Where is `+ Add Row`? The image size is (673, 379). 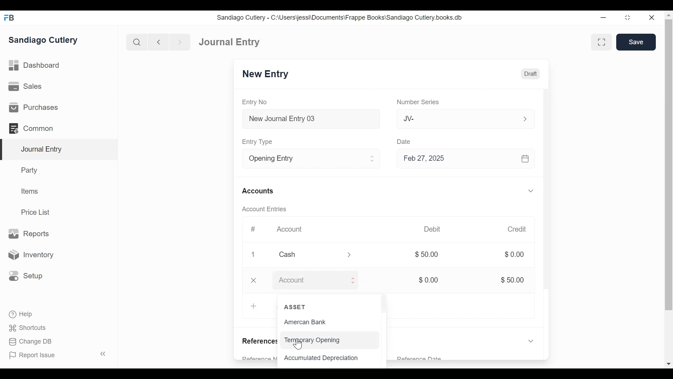
+ Add Row is located at coordinates (255, 306).